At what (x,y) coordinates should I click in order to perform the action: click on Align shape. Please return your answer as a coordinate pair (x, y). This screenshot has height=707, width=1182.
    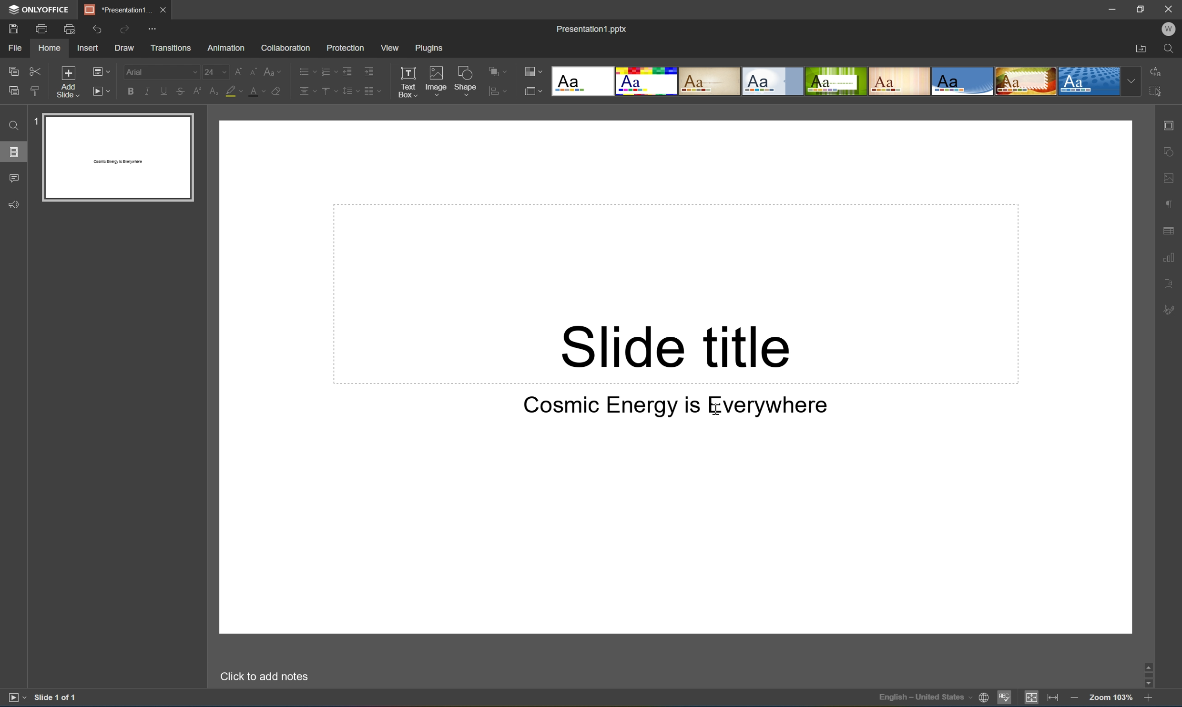
    Looking at the image, I should click on (498, 93).